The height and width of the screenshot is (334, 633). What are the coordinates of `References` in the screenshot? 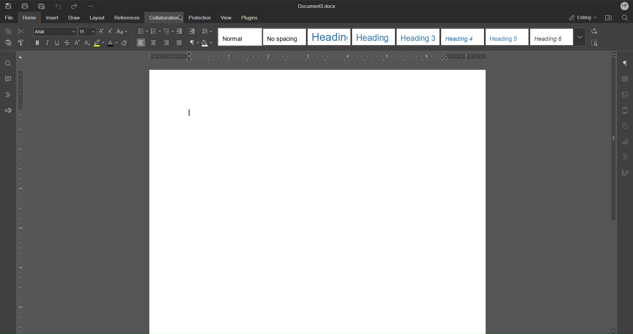 It's located at (128, 17).